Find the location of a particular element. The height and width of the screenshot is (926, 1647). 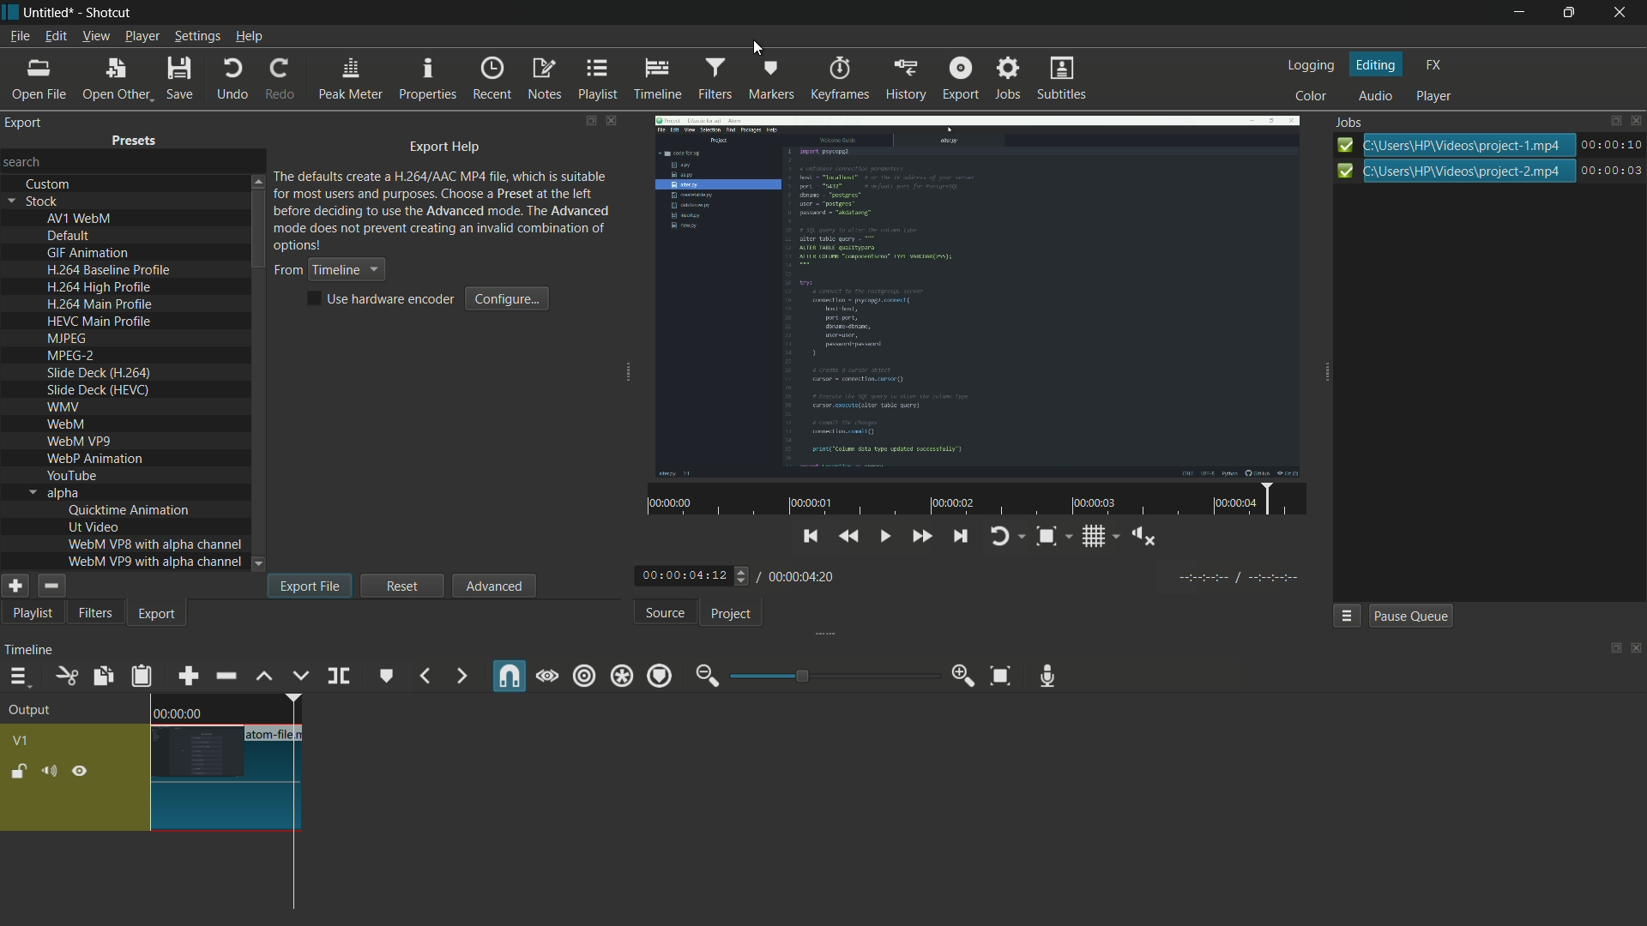

zoom timeline to fit is located at coordinates (998, 674).